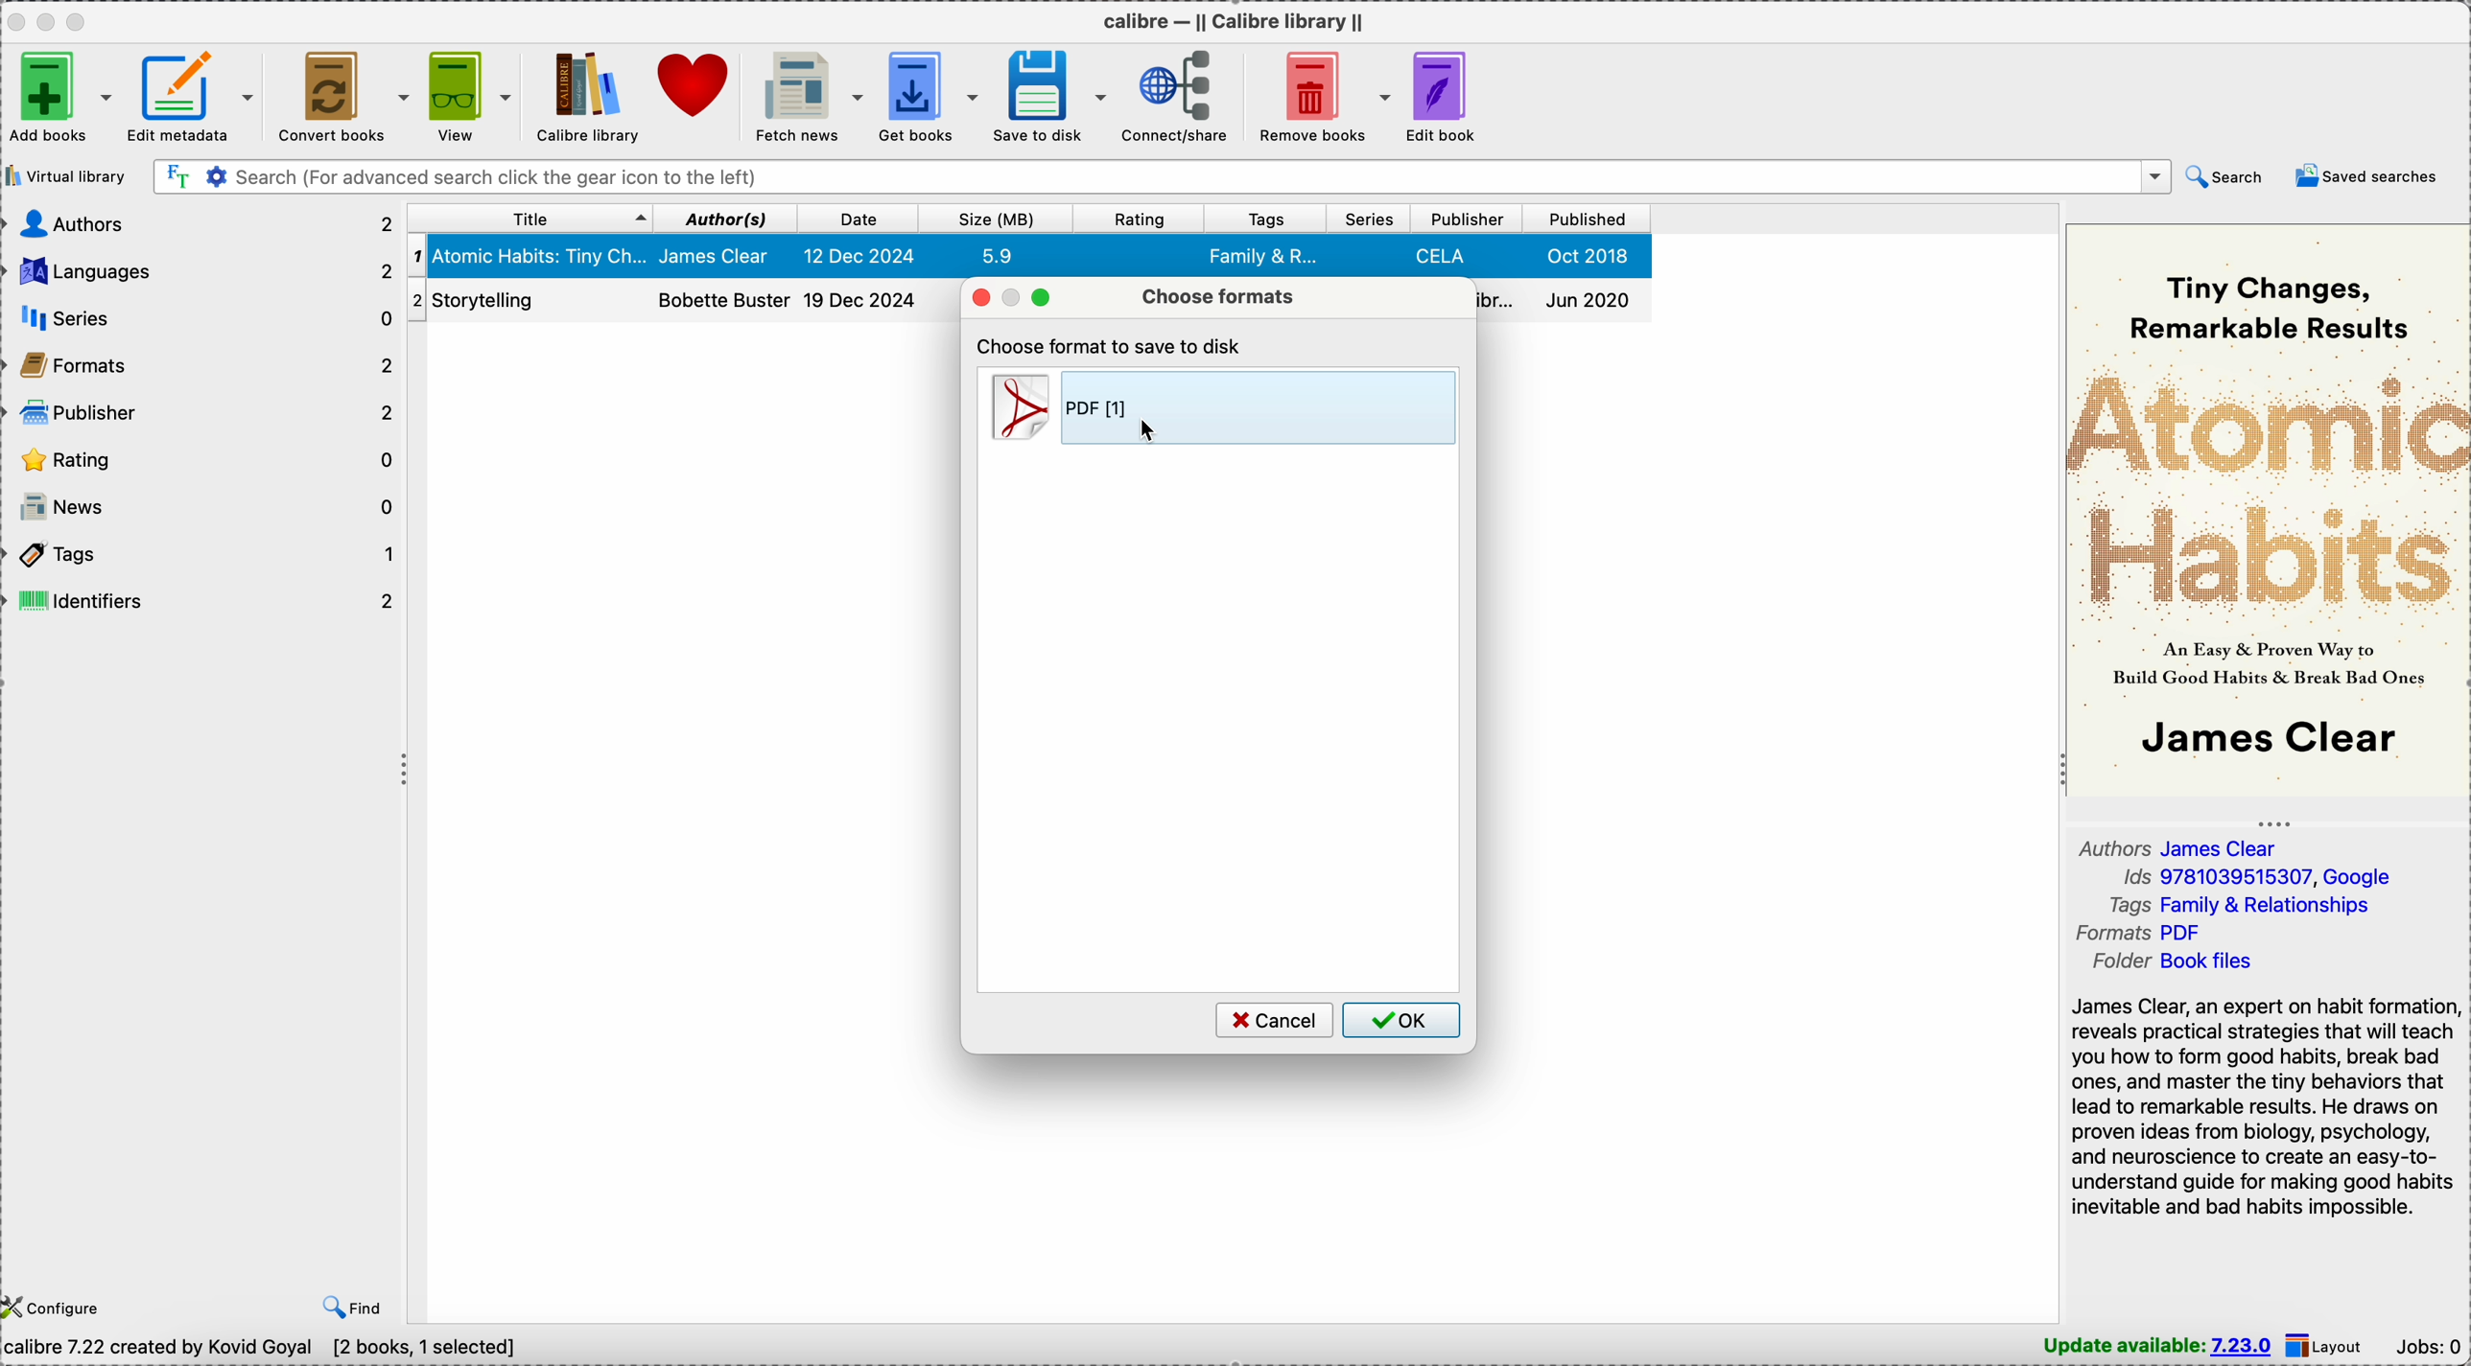  What do you see at coordinates (1466, 219) in the screenshot?
I see `publisher` at bounding box center [1466, 219].